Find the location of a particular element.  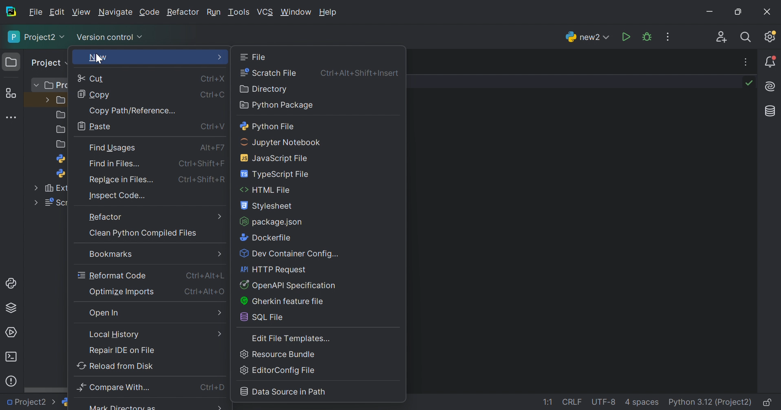

Run is located at coordinates (213, 12).